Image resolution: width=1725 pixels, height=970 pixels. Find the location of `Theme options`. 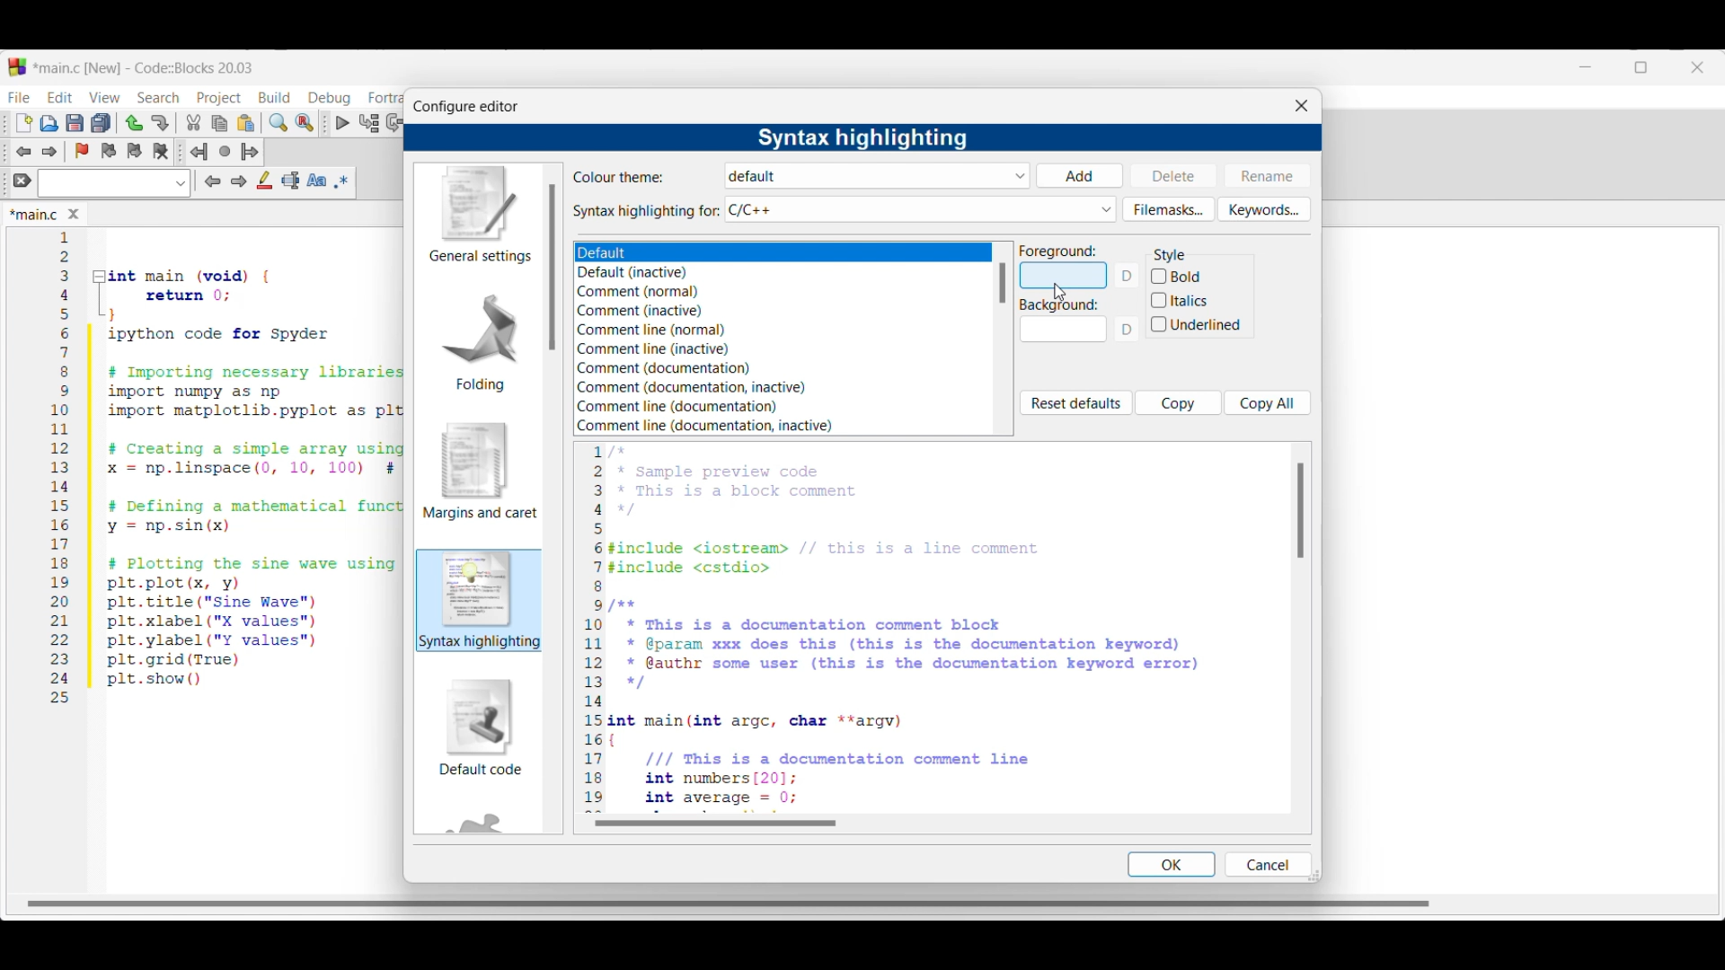

Theme options is located at coordinates (705, 253).